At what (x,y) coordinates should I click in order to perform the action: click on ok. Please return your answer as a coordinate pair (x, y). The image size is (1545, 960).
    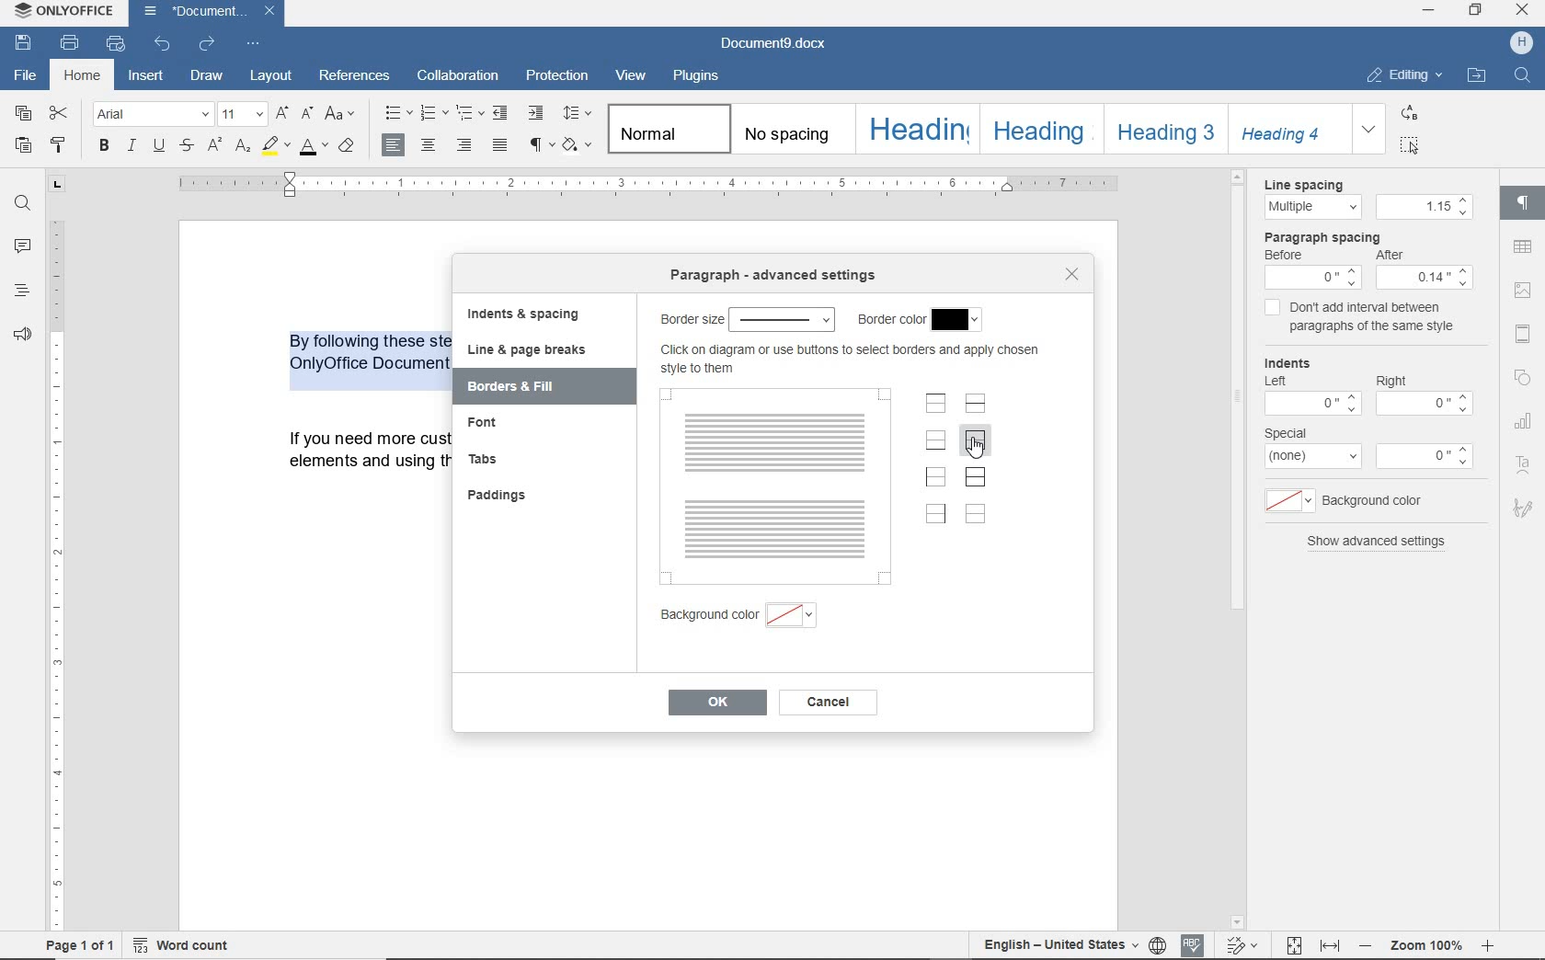
    Looking at the image, I should click on (715, 703).